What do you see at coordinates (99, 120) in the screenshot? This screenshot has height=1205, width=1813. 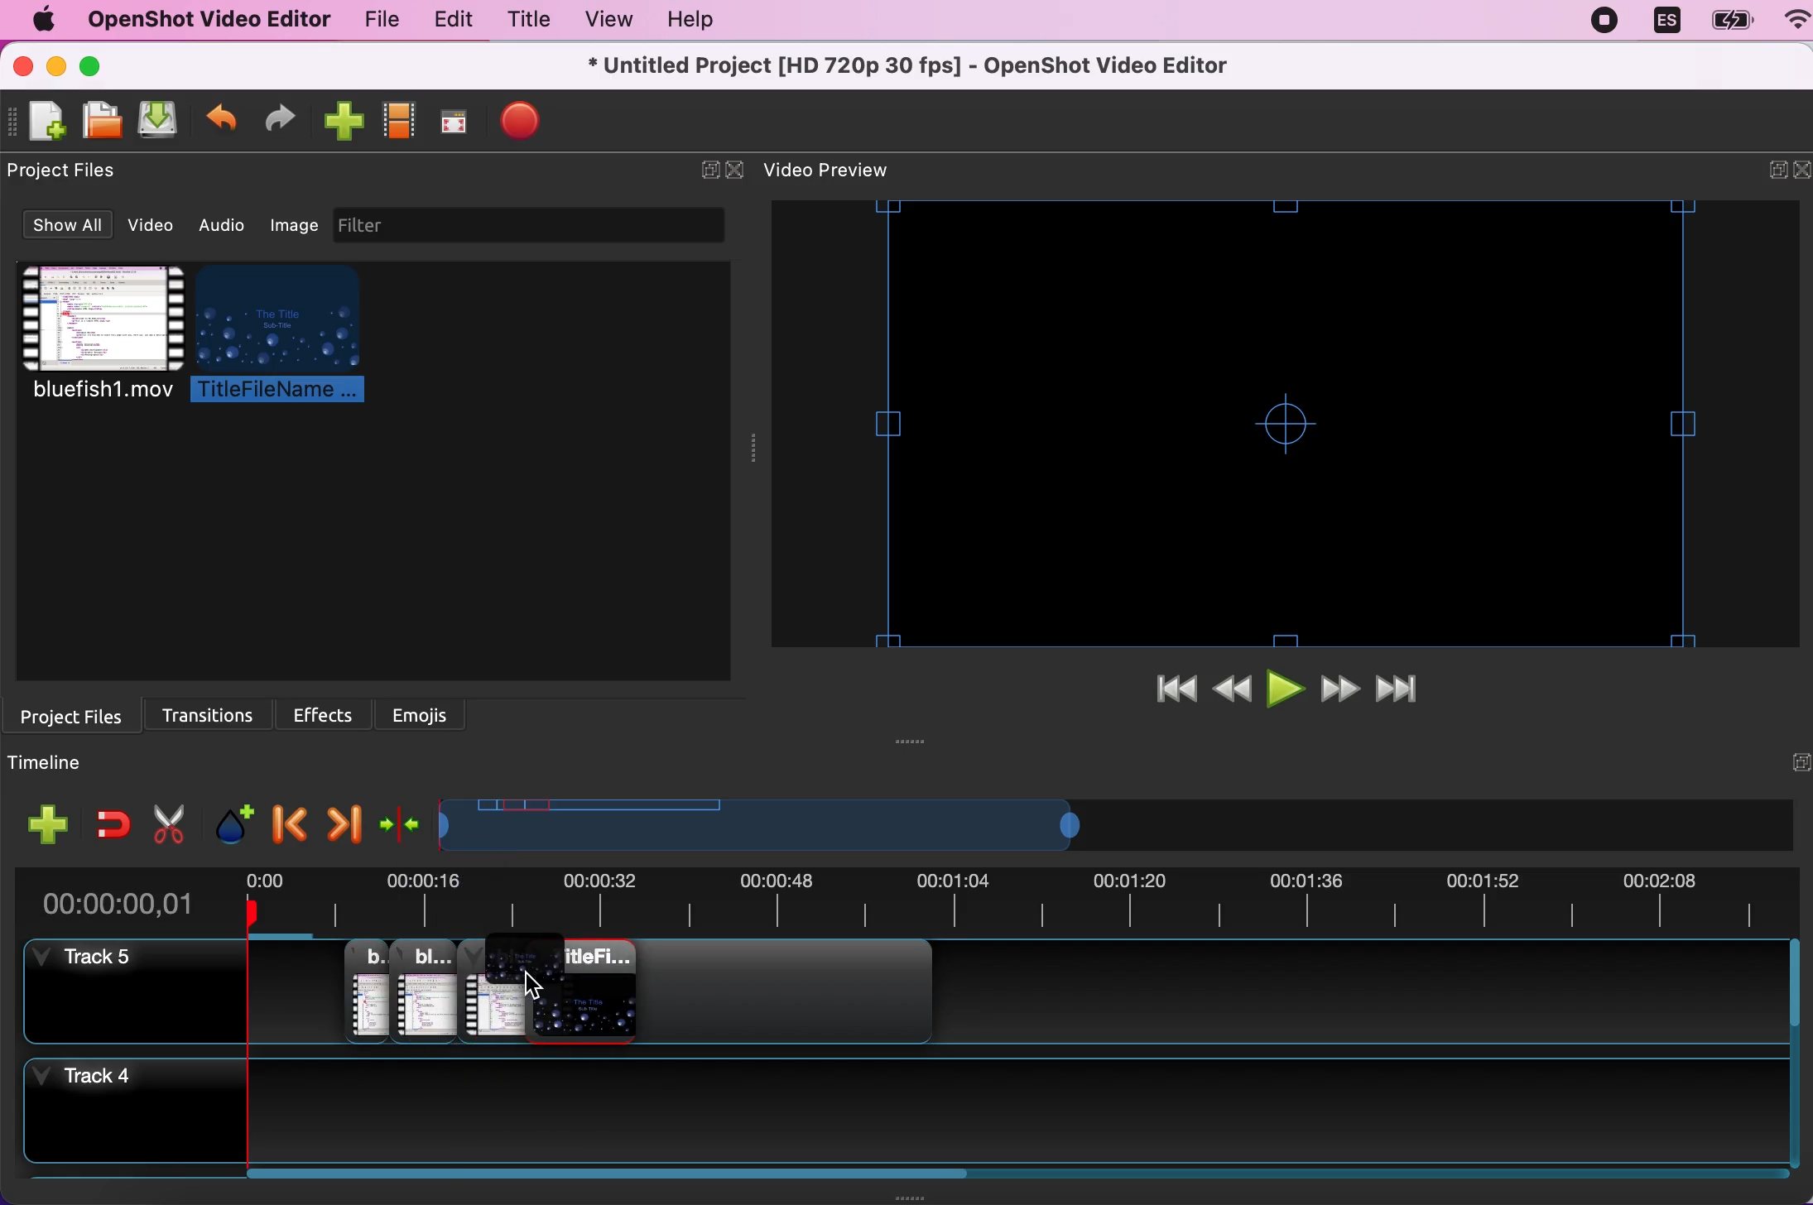 I see `open project` at bounding box center [99, 120].